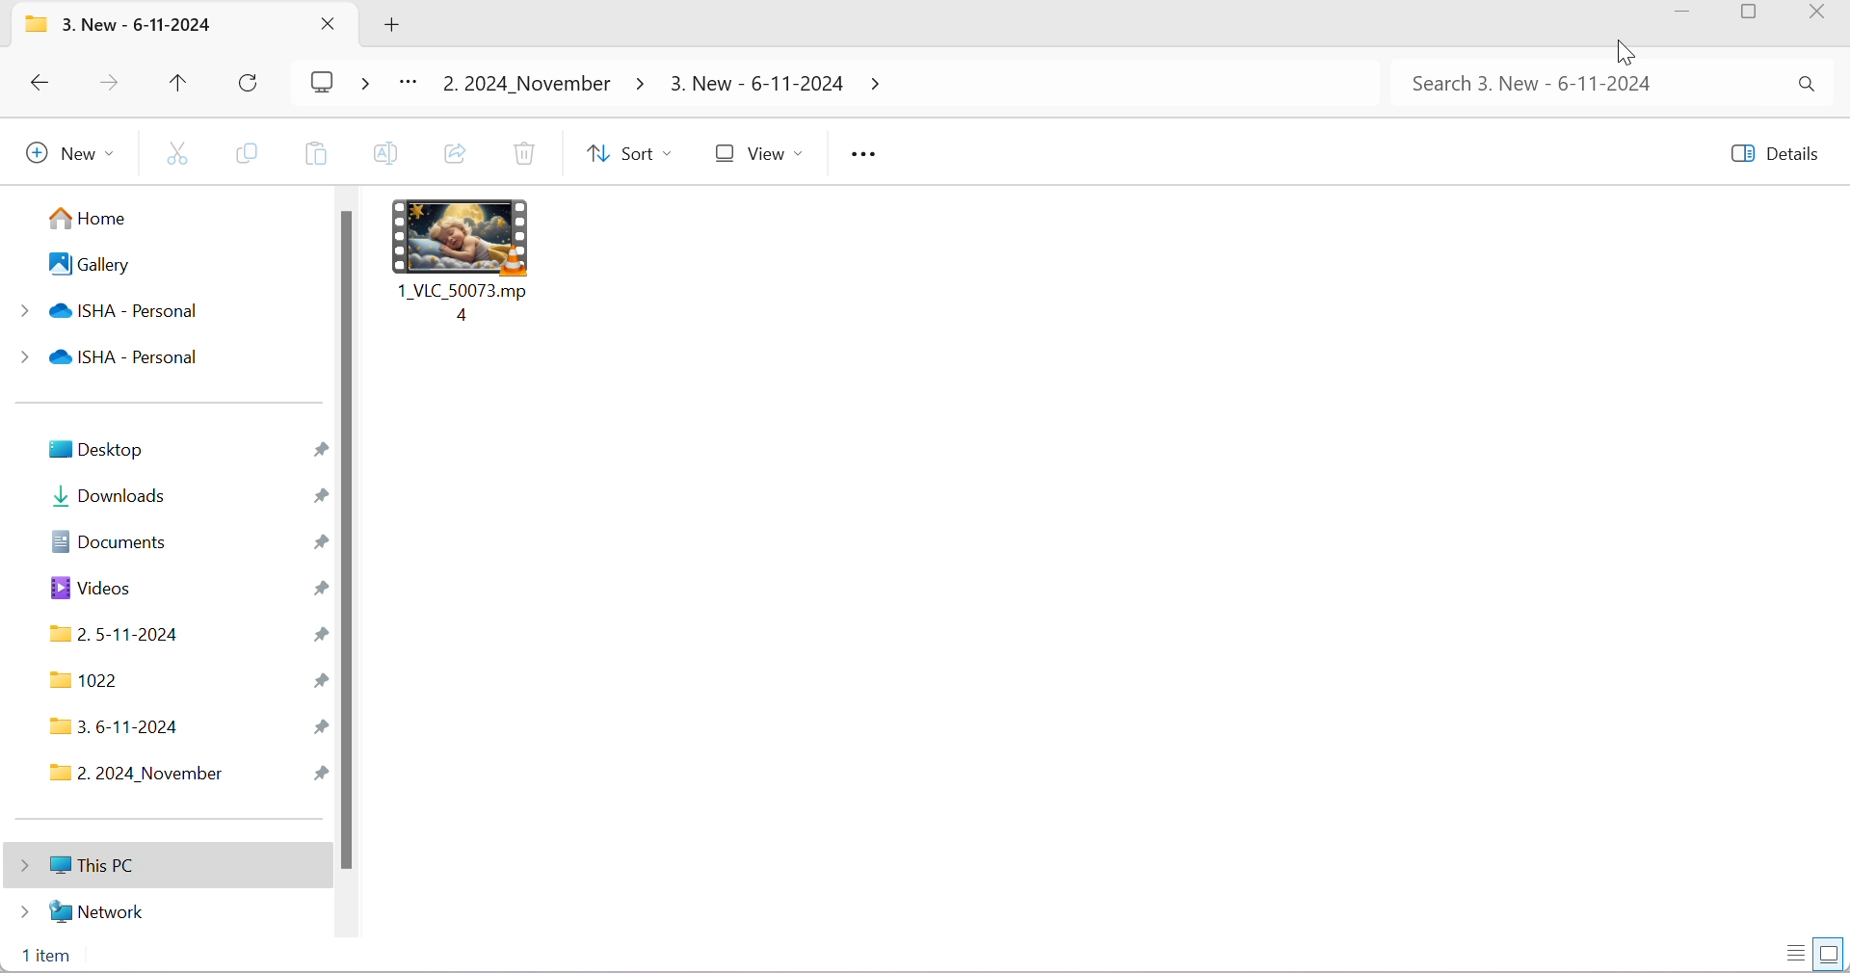 The height and width of the screenshot is (973, 1850). What do you see at coordinates (108, 83) in the screenshot?
I see `Forward` at bounding box center [108, 83].